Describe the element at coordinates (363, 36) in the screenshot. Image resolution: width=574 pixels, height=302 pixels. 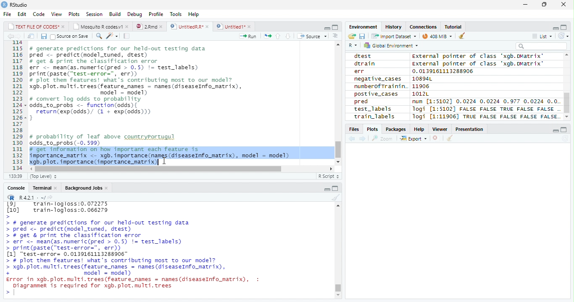
I see `Save` at that location.